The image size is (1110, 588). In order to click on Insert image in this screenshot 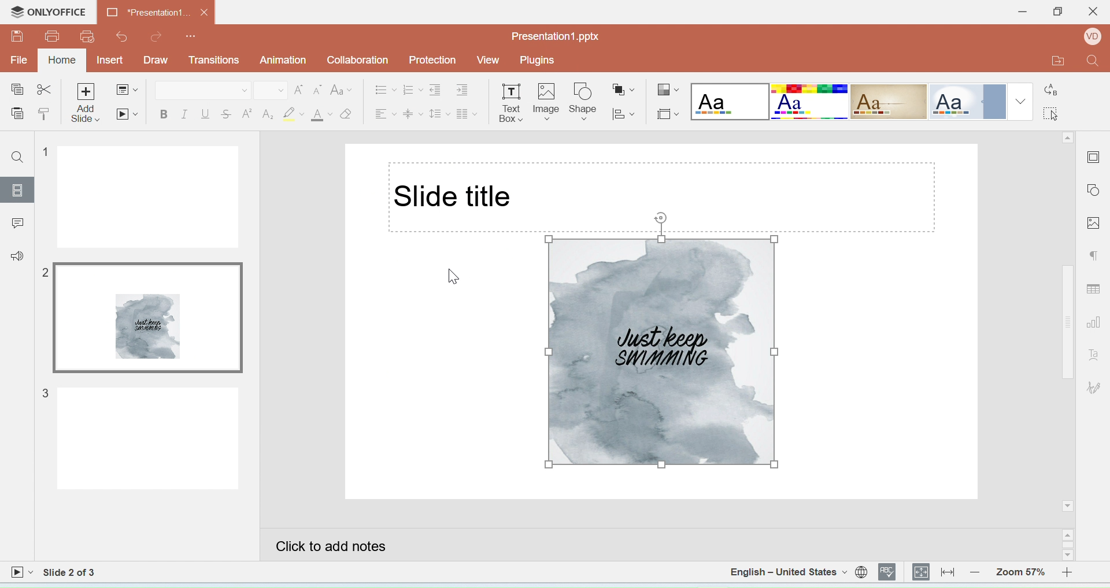, I will do `click(547, 103)`.